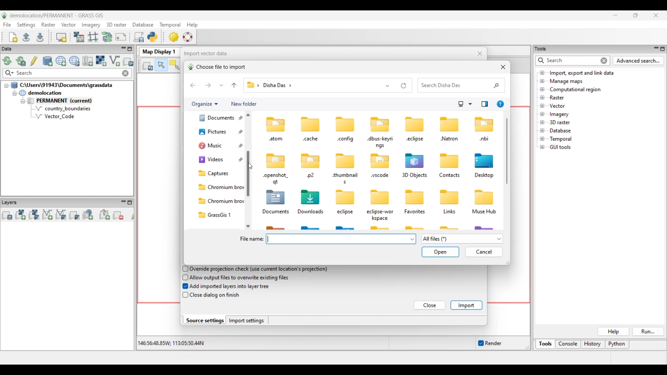 The width and height of the screenshot is (667, 375). What do you see at coordinates (74, 61) in the screenshot?
I see `Download sample project (location) to current GRASS database` at bounding box center [74, 61].